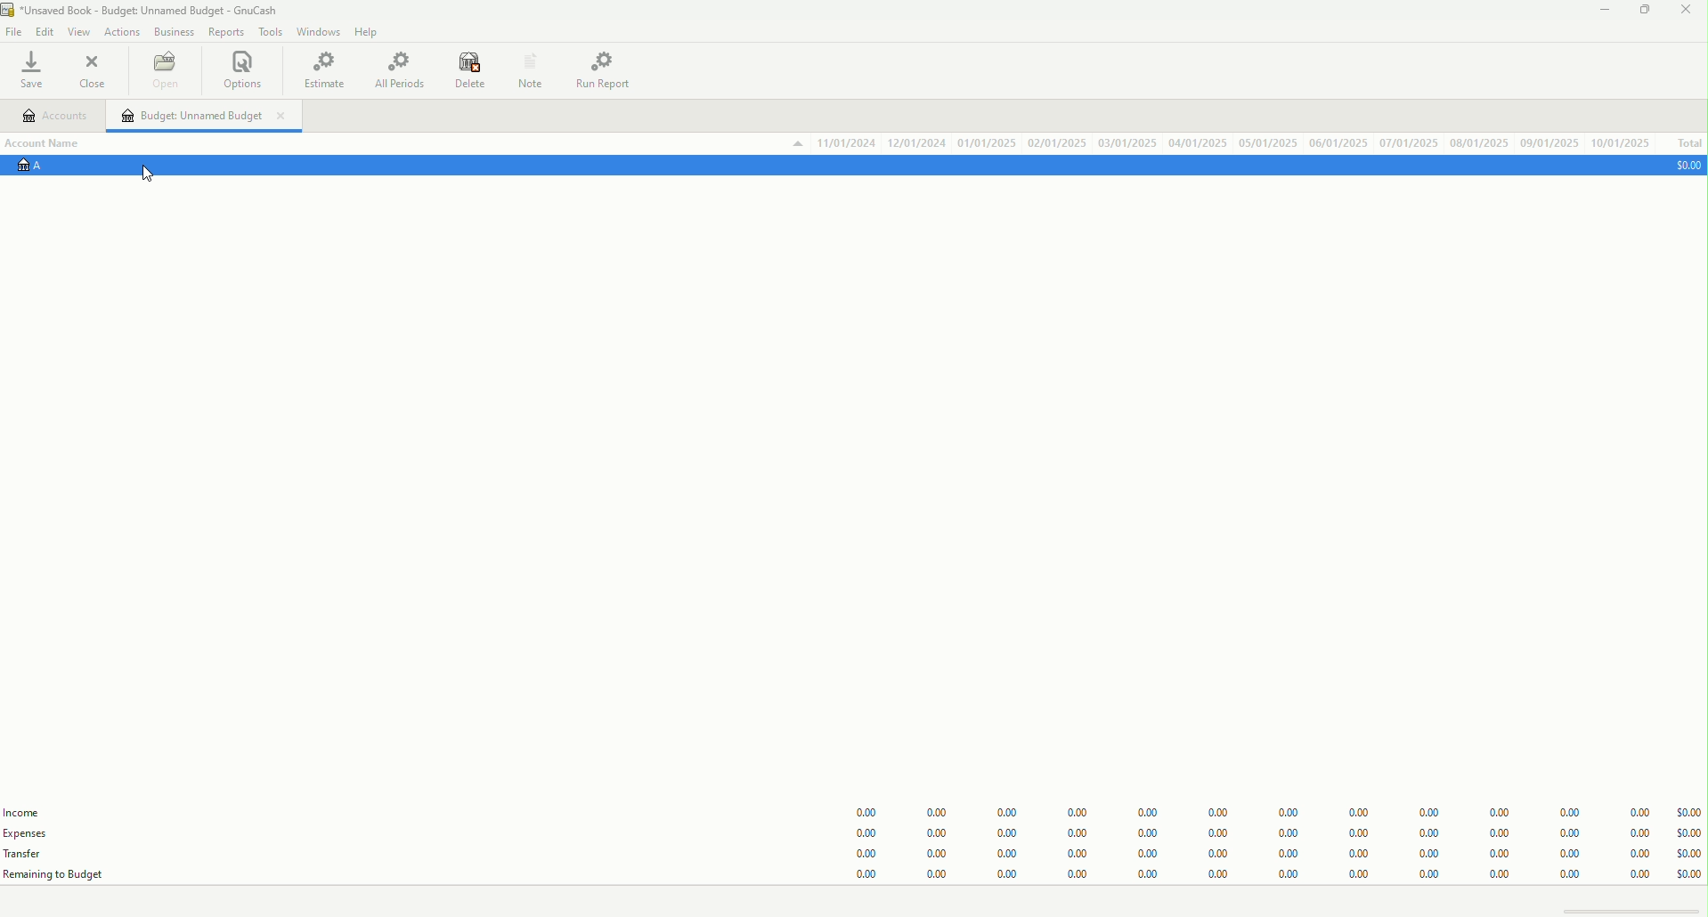 This screenshot has width=1708, height=917. What do you see at coordinates (1598, 11) in the screenshot?
I see `Minimize` at bounding box center [1598, 11].